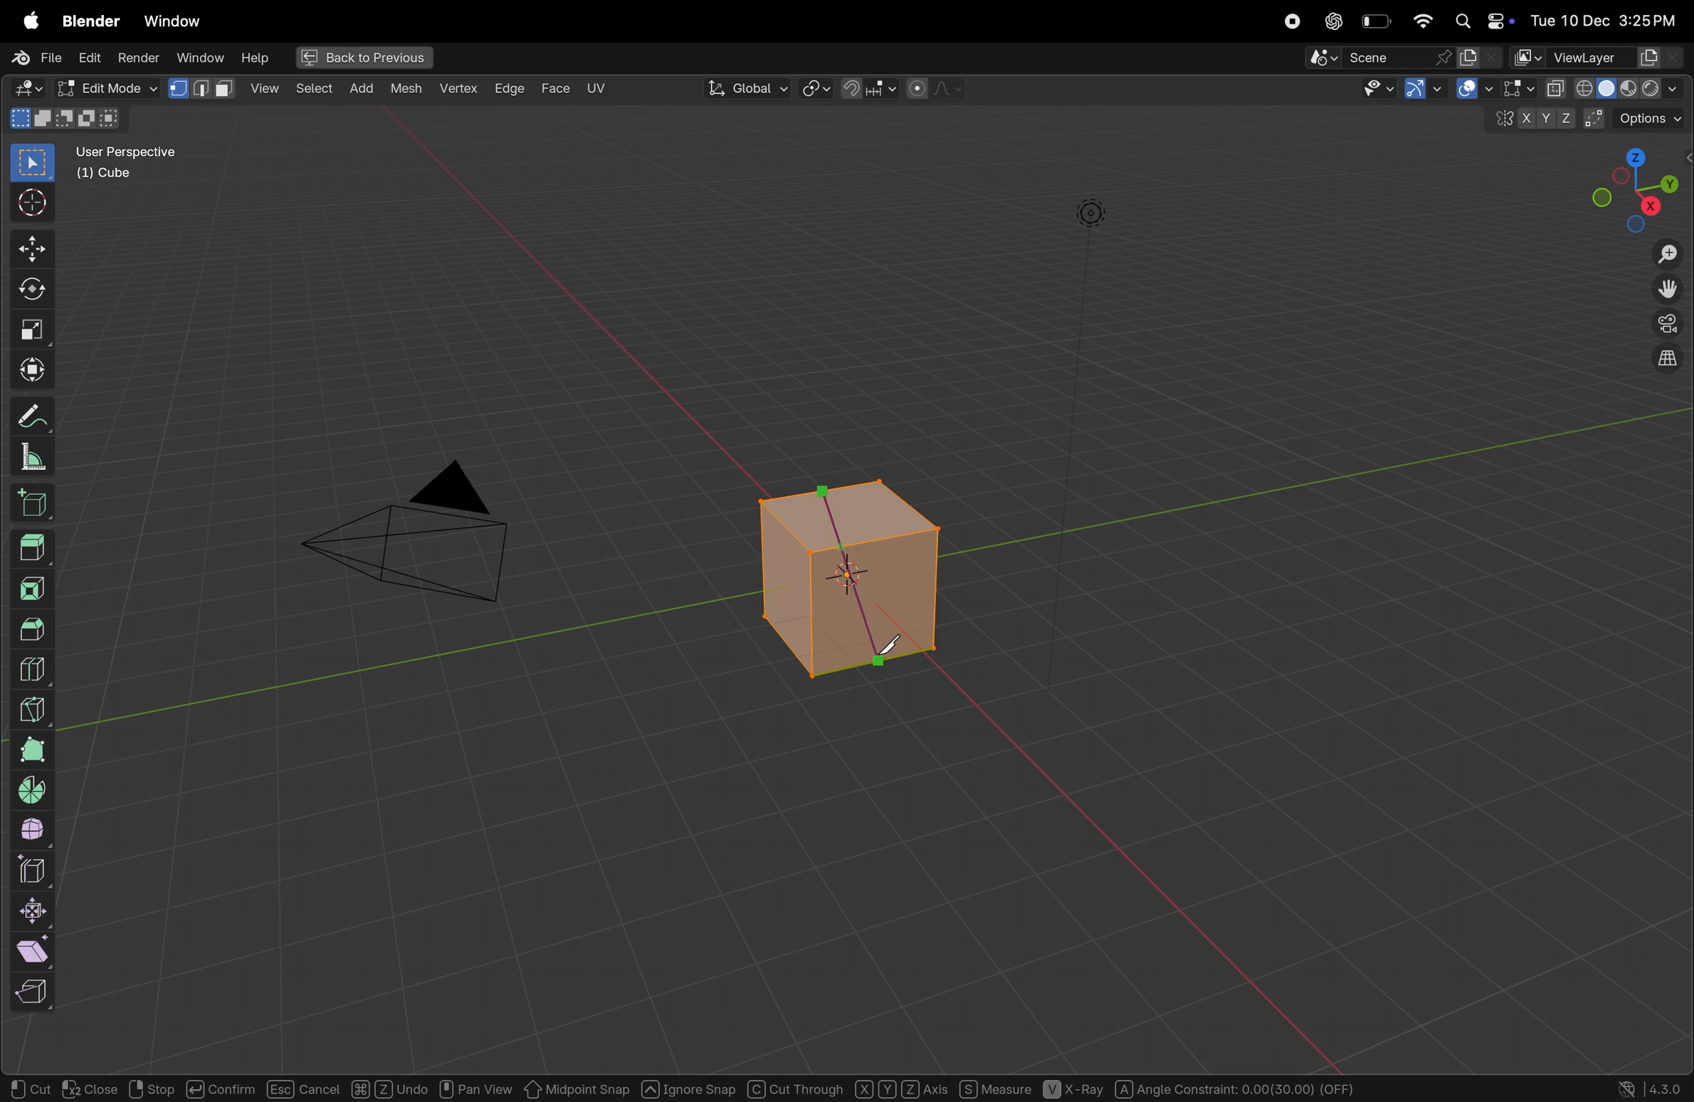  What do you see at coordinates (36, 871) in the screenshot?
I see `edge slide` at bounding box center [36, 871].